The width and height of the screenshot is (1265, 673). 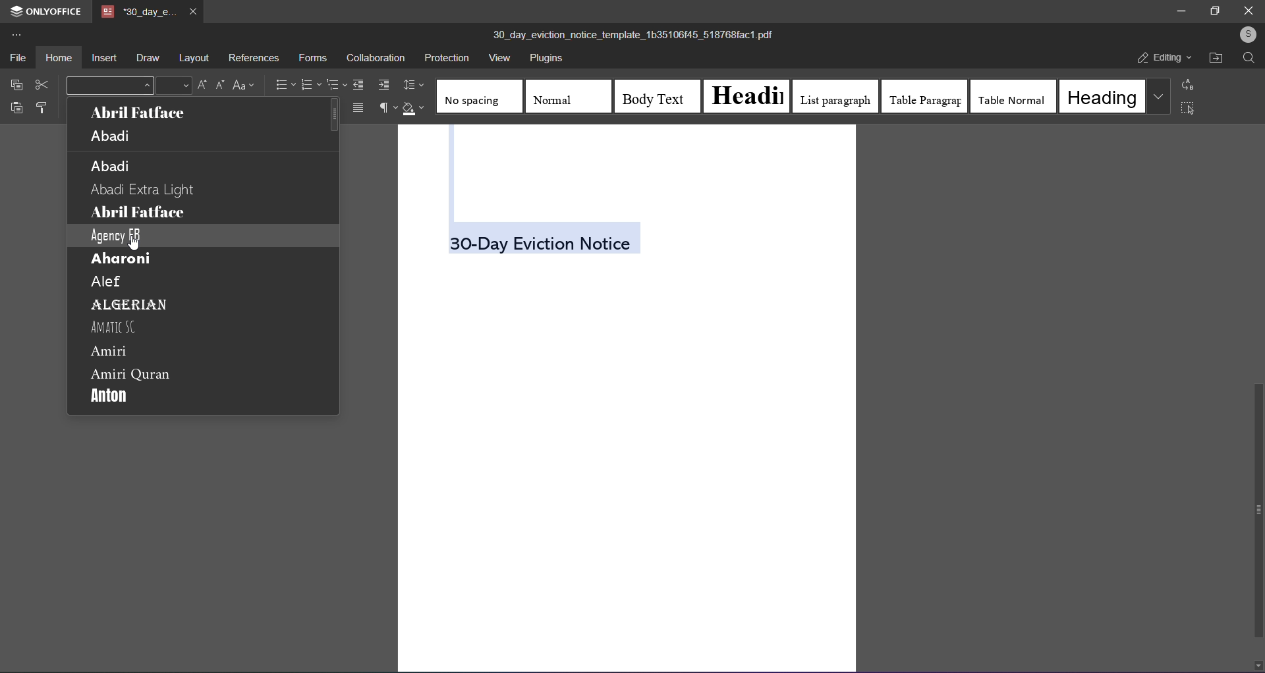 I want to click on decrease indent, so click(x=358, y=84).